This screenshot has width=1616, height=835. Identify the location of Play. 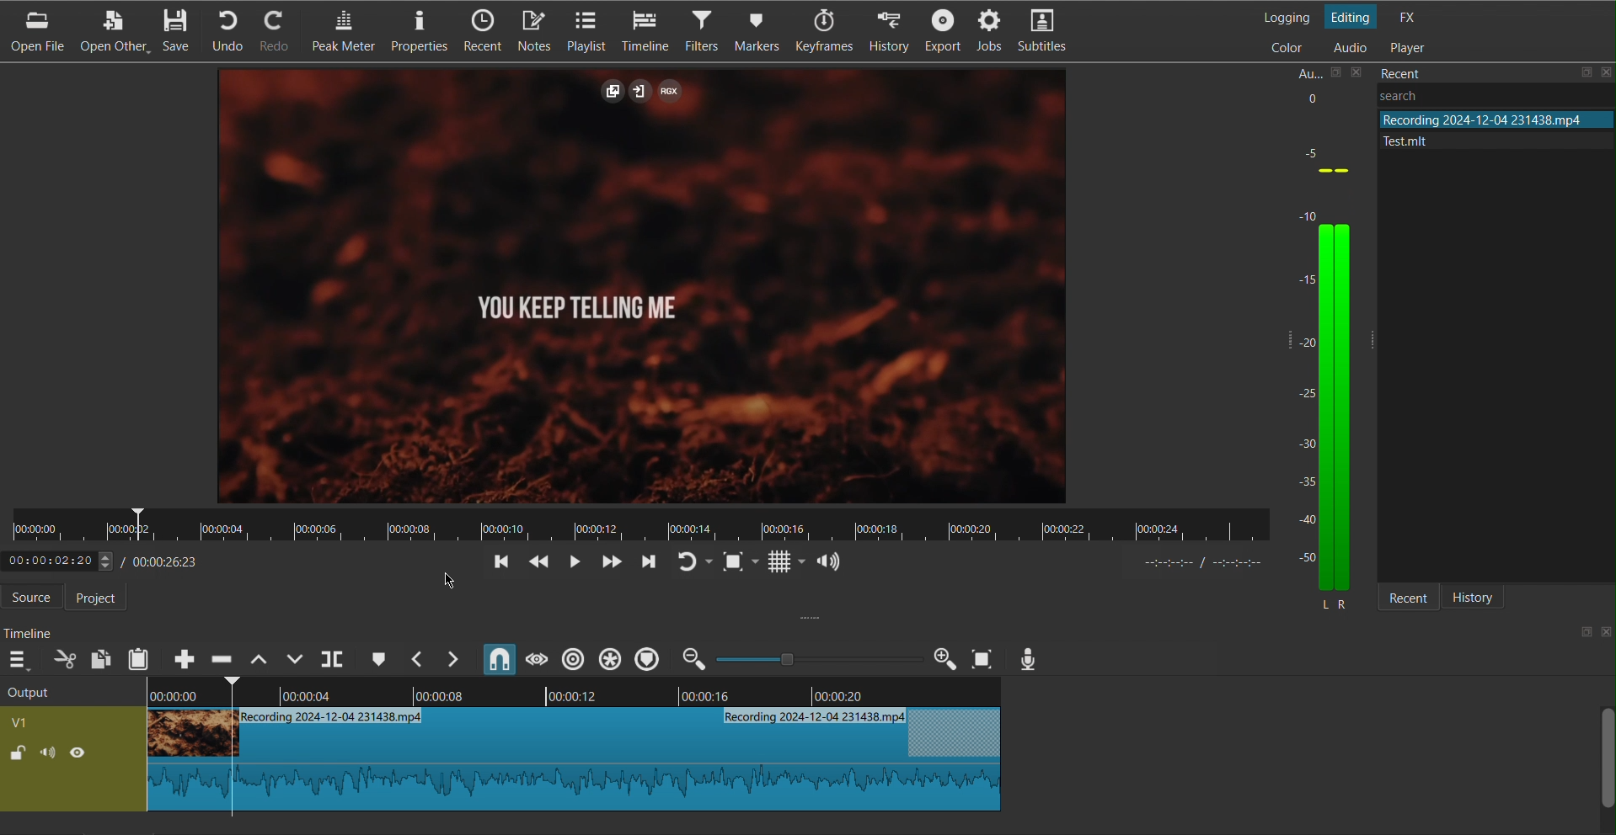
(577, 562).